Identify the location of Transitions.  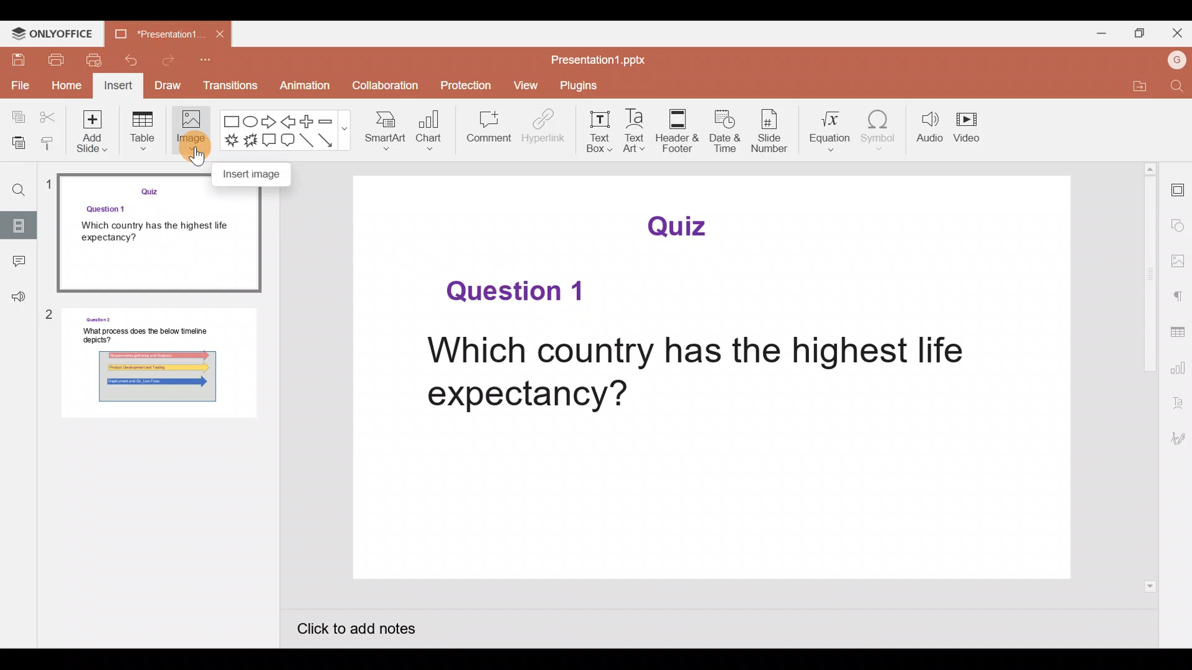
(231, 86).